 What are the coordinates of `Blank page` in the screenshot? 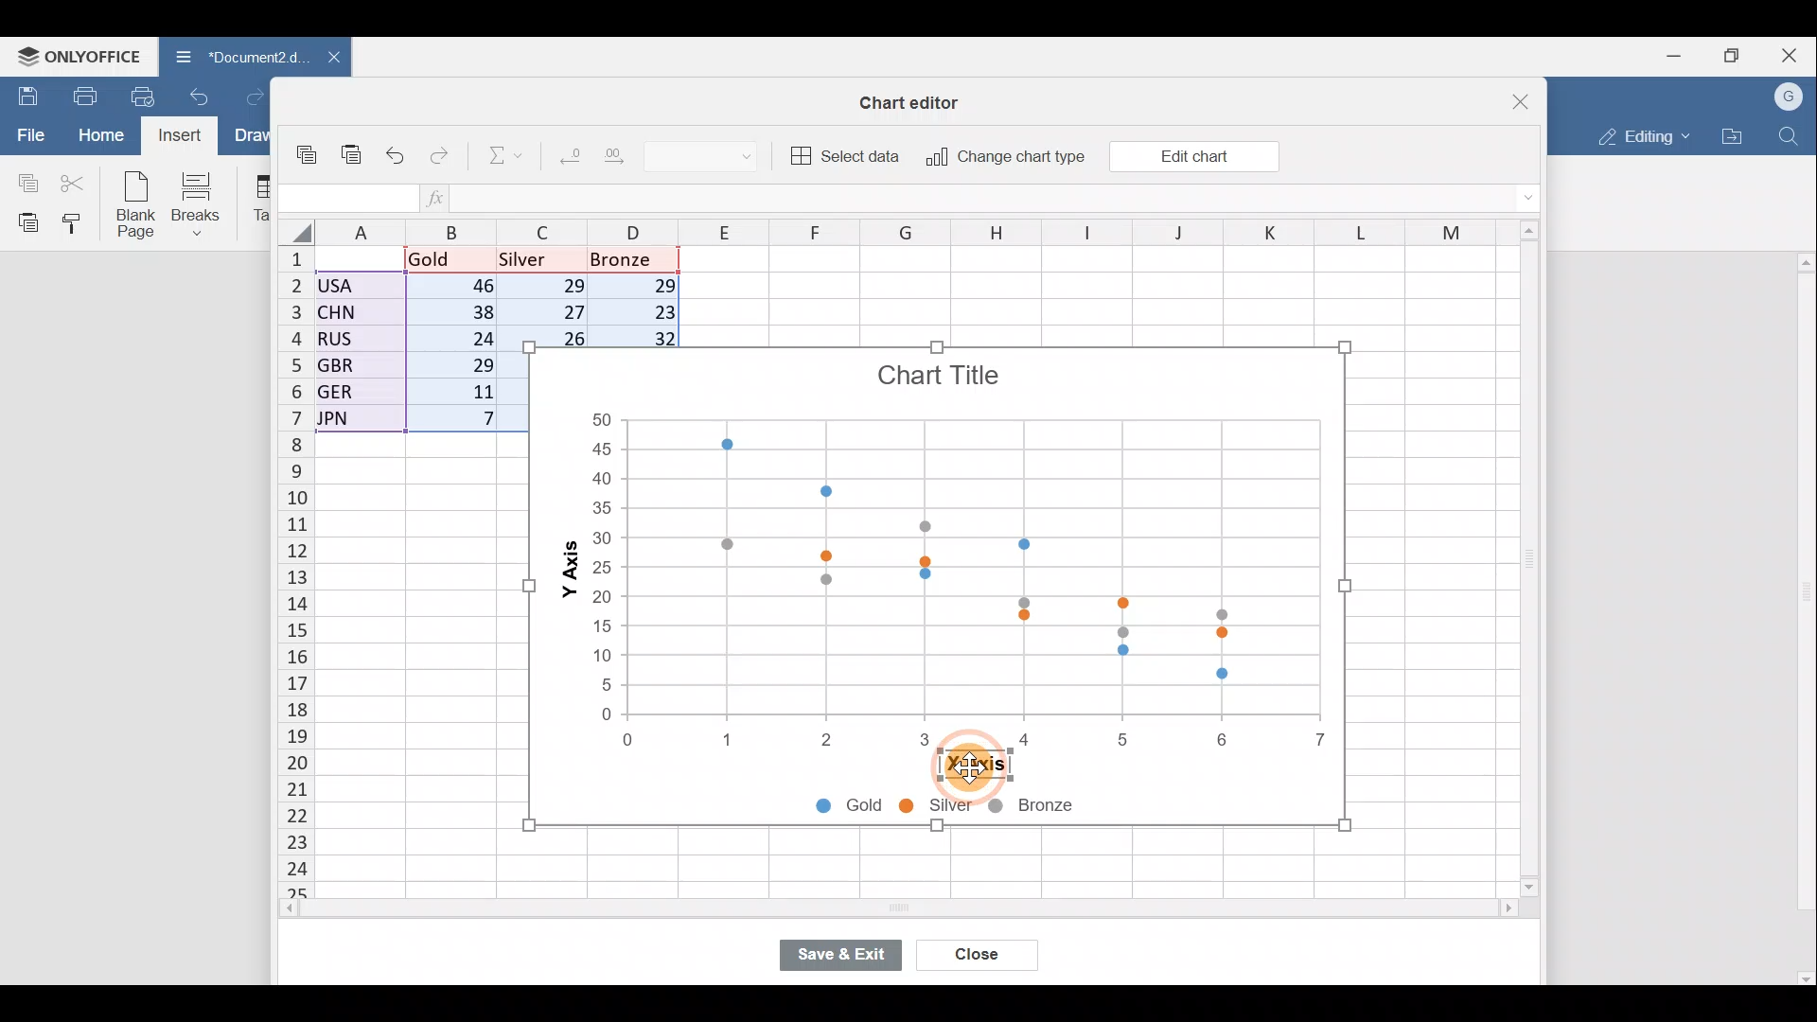 It's located at (138, 206).